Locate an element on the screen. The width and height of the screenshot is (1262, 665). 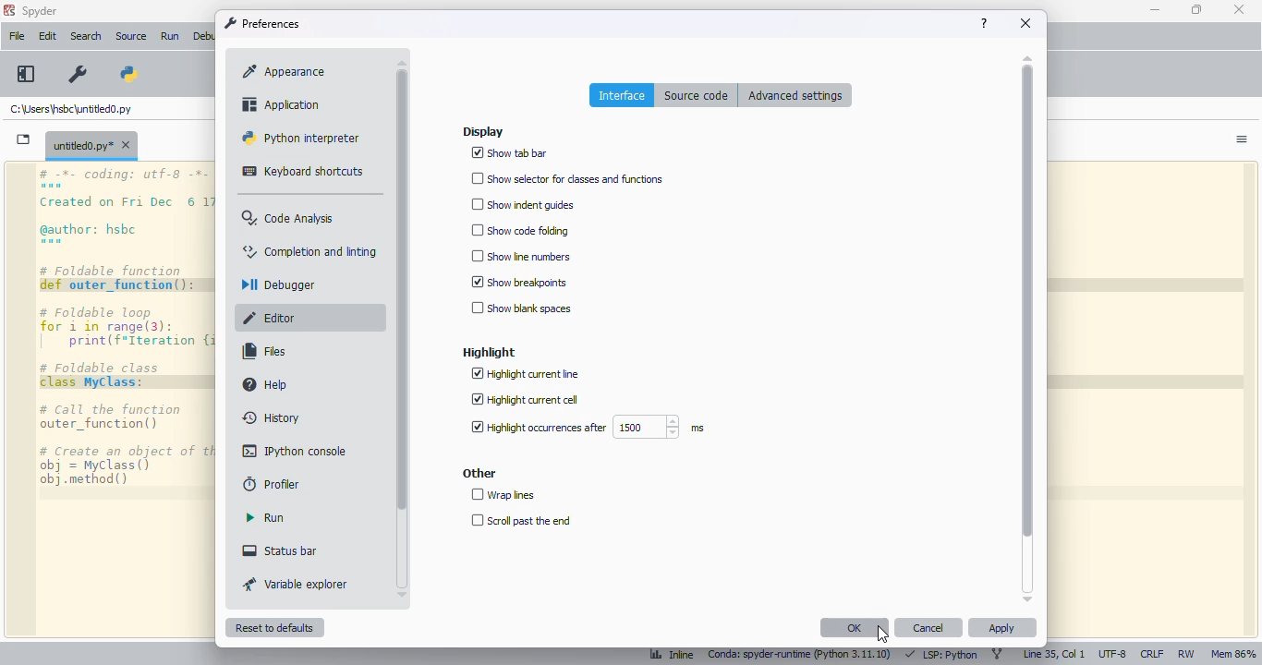
conda: spyder-runtime (python 3. 11. 10) is located at coordinates (803, 656).